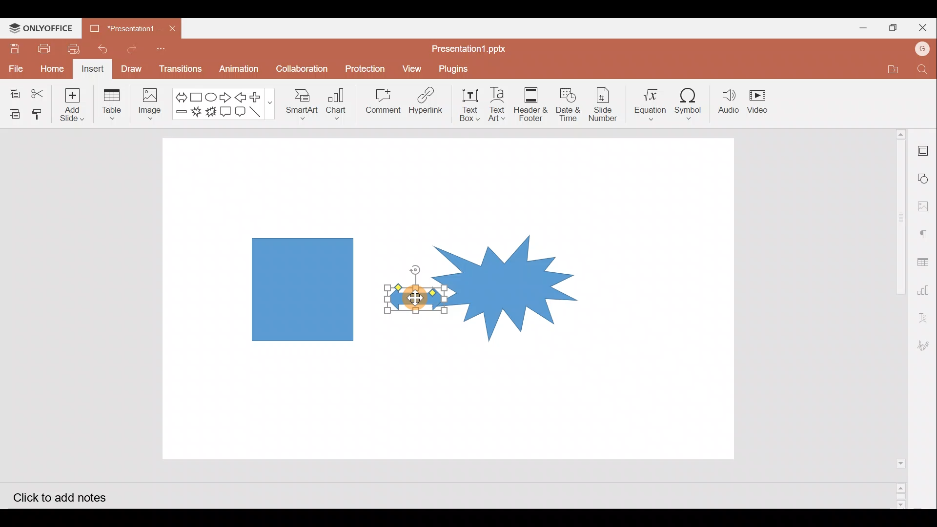 This screenshot has width=937, height=527. Describe the element at coordinates (890, 67) in the screenshot. I see `Open file location` at that location.